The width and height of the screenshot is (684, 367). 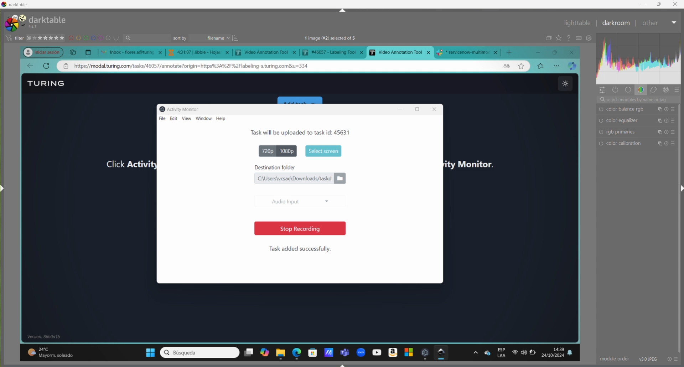 What do you see at coordinates (124, 164) in the screenshot?
I see `click activity` at bounding box center [124, 164].